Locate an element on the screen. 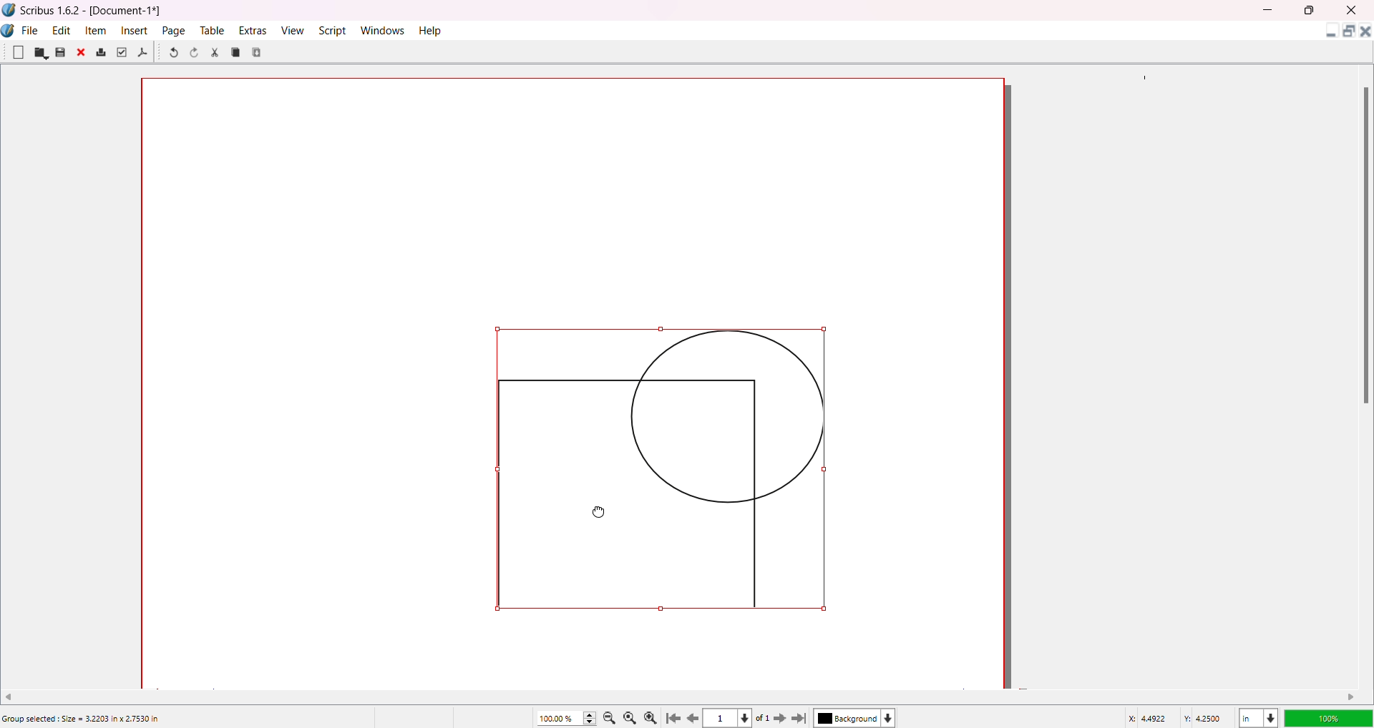  Insert is located at coordinates (136, 30).